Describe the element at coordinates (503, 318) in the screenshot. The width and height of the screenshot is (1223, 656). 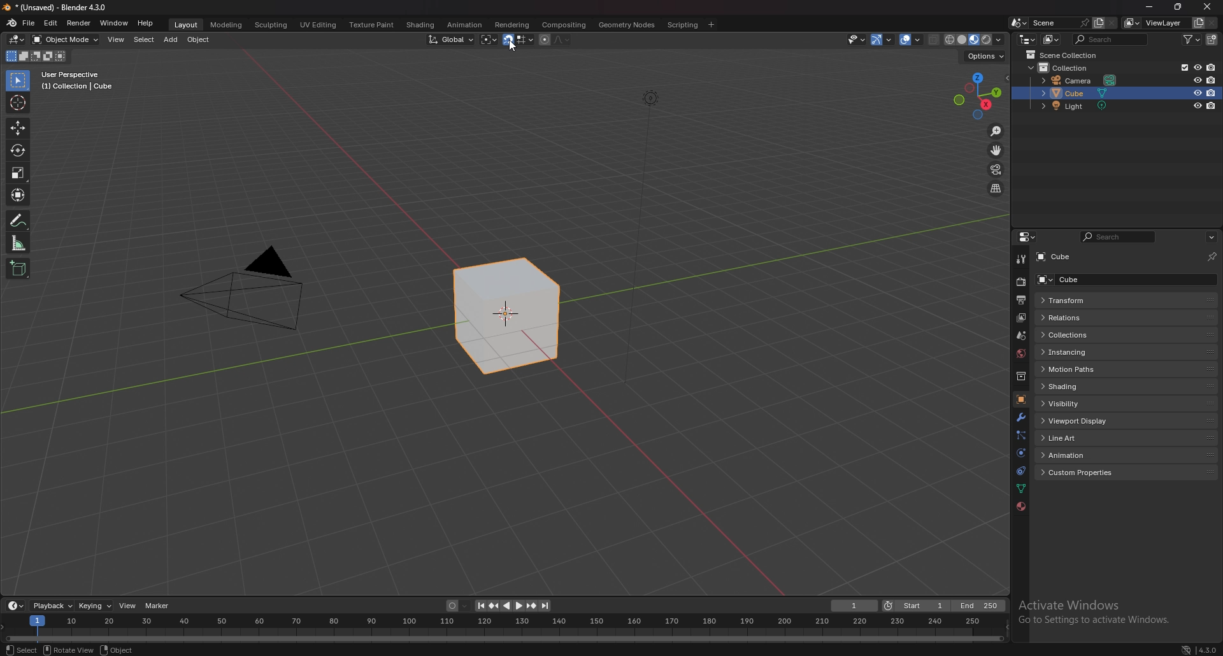
I see `cube` at that location.